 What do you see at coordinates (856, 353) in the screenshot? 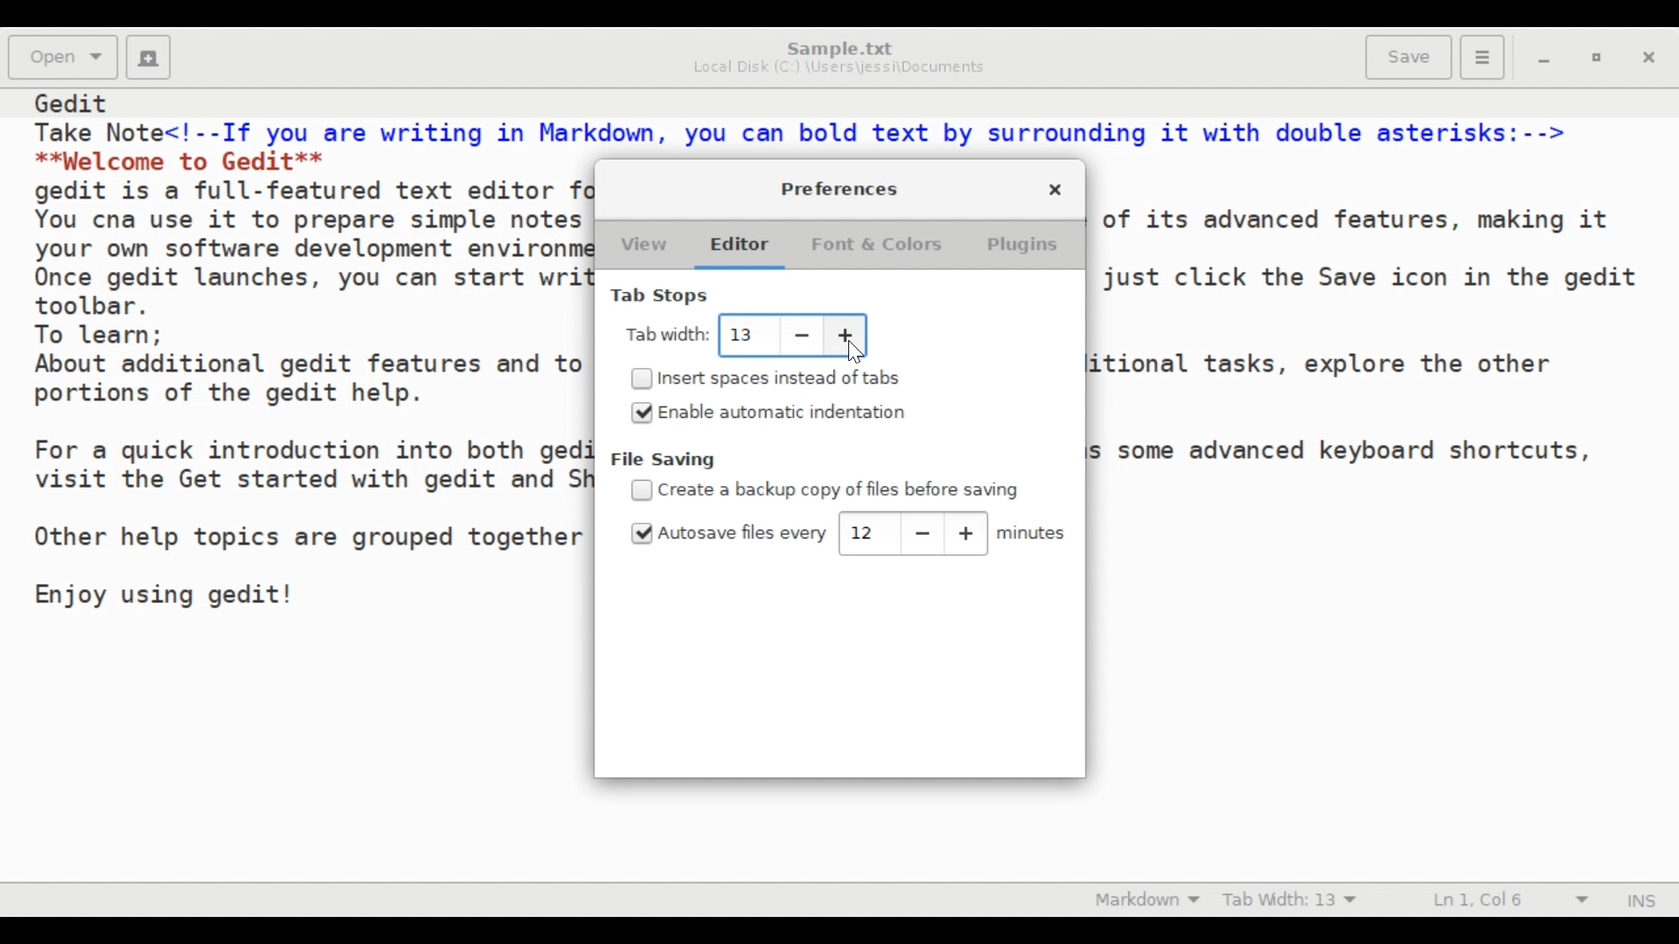
I see `cursor` at bounding box center [856, 353].